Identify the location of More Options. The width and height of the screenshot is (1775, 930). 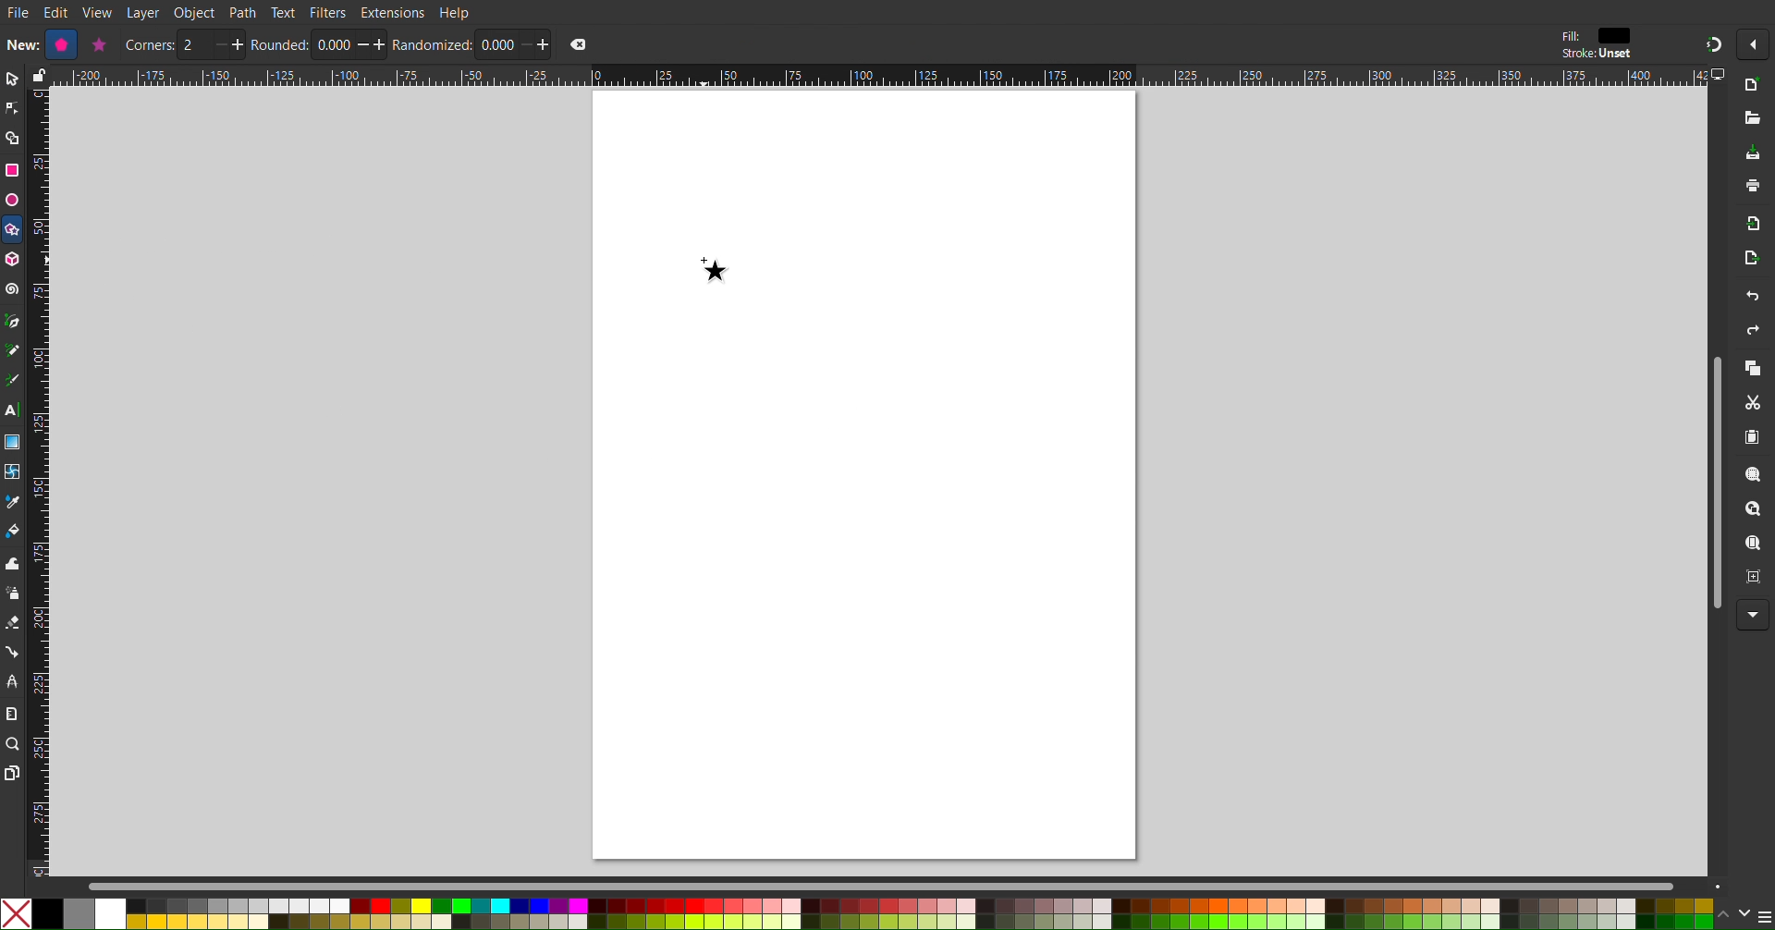
(1757, 44).